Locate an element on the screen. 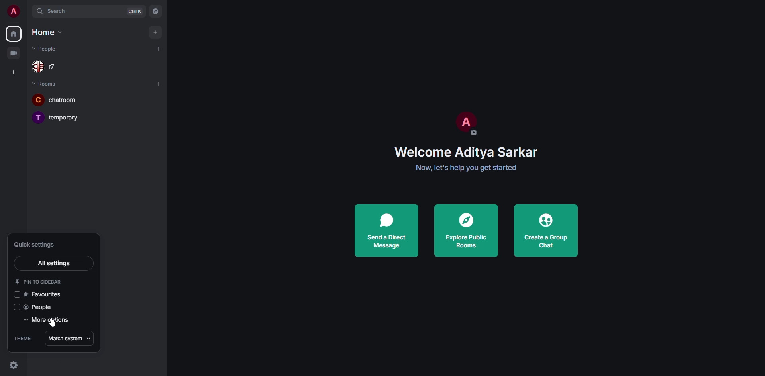 This screenshot has height=376, width=765. ctrl K is located at coordinates (135, 11).